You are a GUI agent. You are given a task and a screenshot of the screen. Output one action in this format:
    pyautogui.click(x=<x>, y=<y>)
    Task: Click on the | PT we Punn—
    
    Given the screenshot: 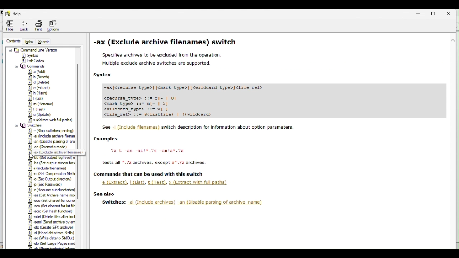 What is the action you would take?
    pyautogui.click(x=52, y=195)
    